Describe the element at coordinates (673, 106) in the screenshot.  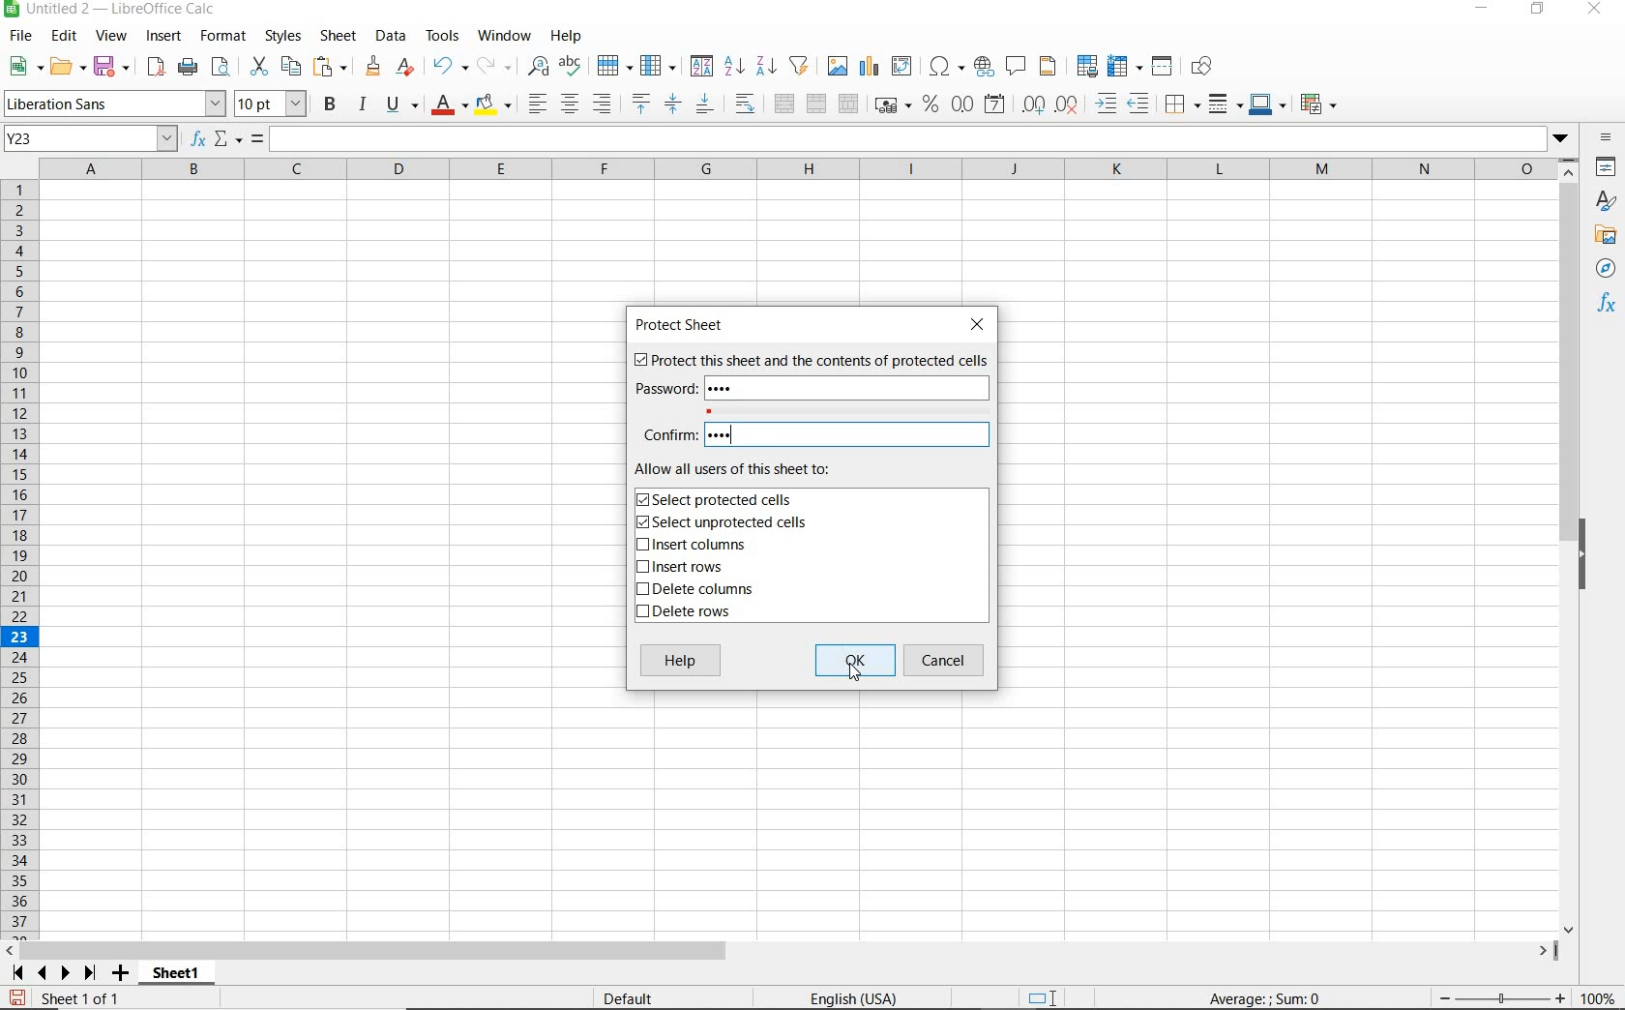
I see `CENTER VERTICALLY` at that location.